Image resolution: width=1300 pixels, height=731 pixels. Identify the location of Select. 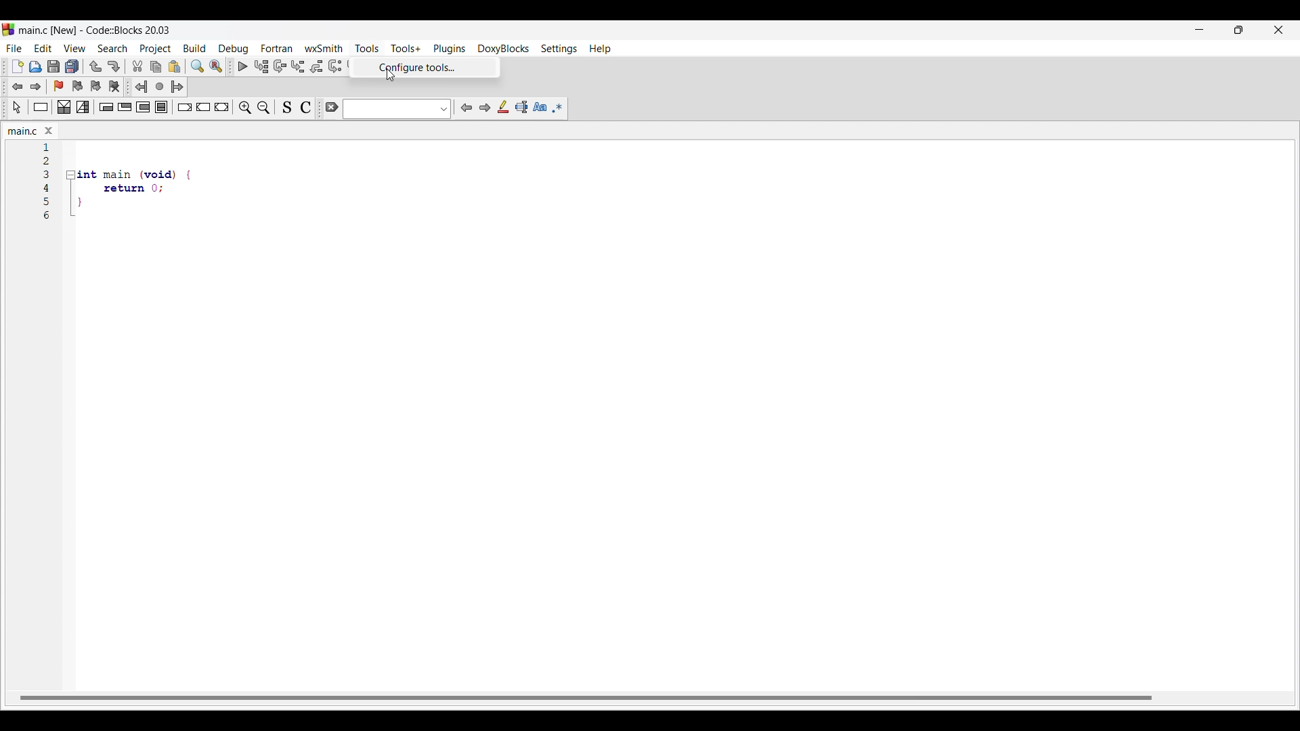
(16, 108).